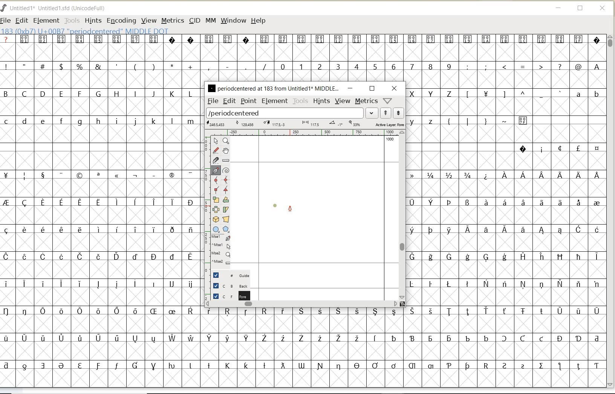 The image size is (615, 394). I want to click on skew the selection, so click(226, 209).